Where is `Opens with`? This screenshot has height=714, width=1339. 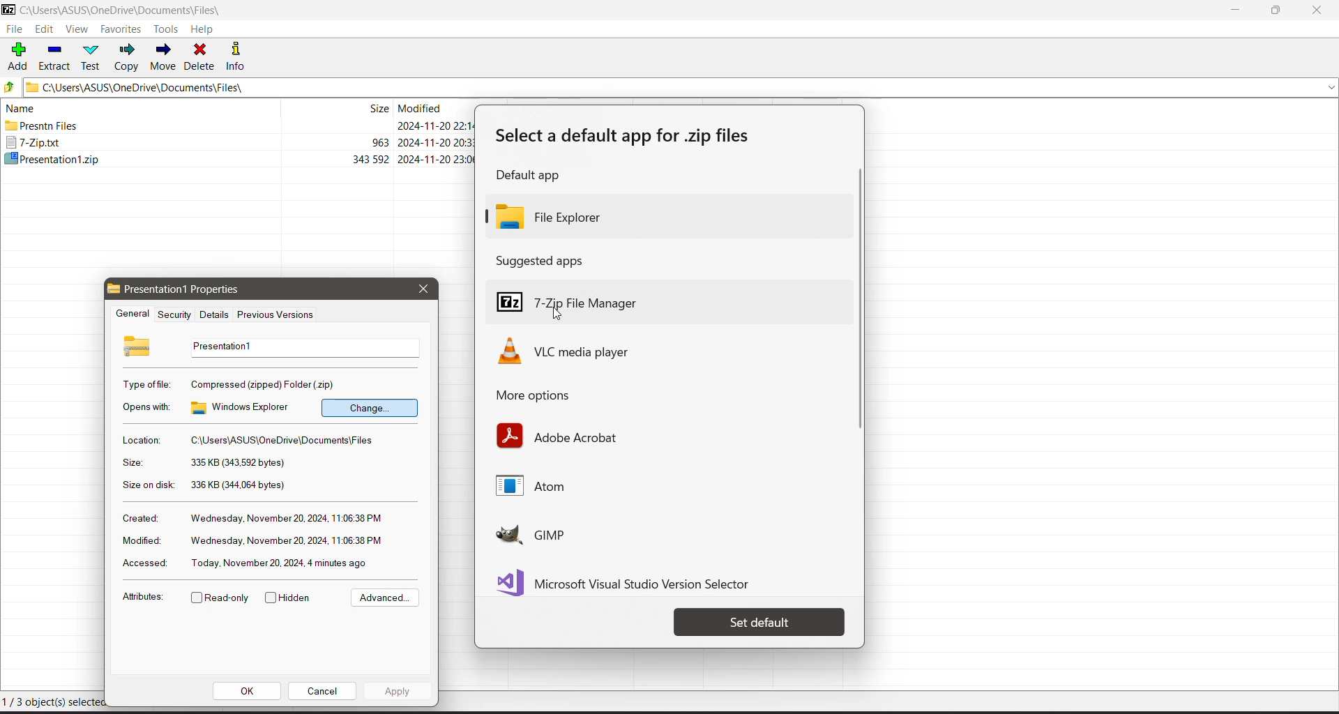
Opens with is located at coordinates (148, 407).